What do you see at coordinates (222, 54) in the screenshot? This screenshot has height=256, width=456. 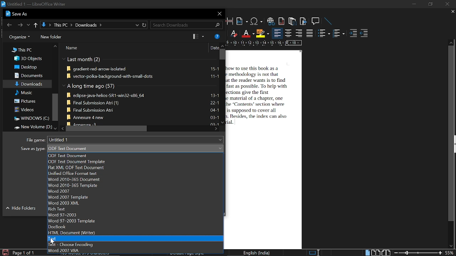 I see `vertical scrollbar` at bounding box center [222, 54].